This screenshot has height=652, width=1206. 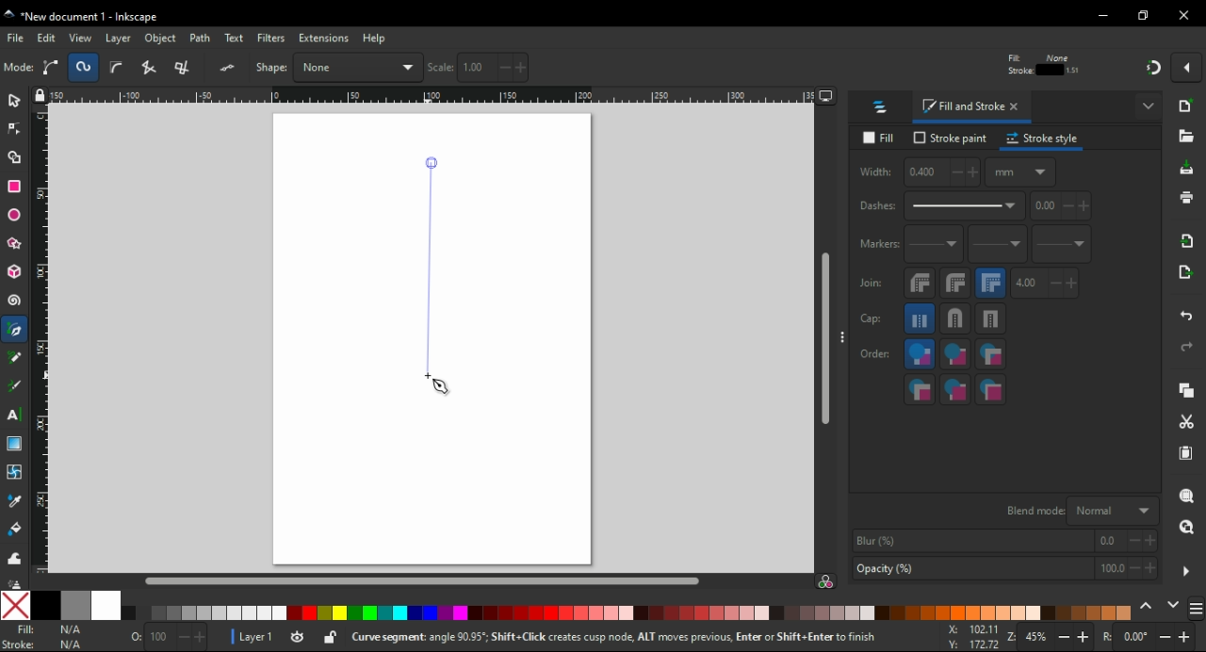 What do you see at coordinates (14, 558) in the screenshot?
I see `tweak tool` at bounding box center [14, 558].